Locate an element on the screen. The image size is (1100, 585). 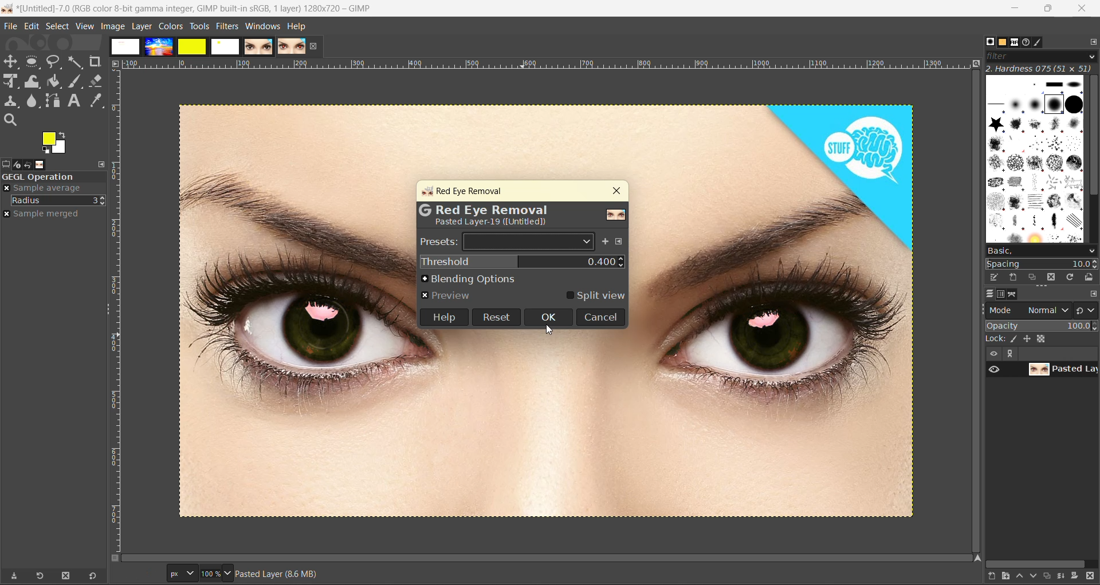
color picker tool is located at coordinates (97, 101).